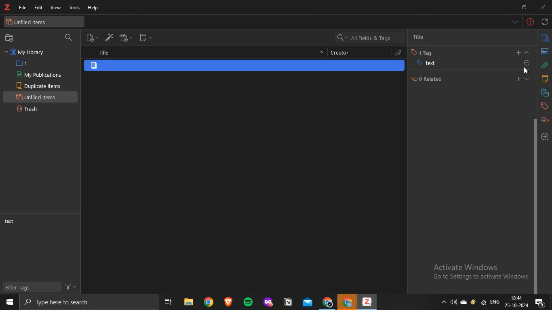 The height and width of the screenshot is (310, 552). What do you see at coordinates (41, 97) in the screenshot?
I see `unfiled items` at bounding box center [41, 97].